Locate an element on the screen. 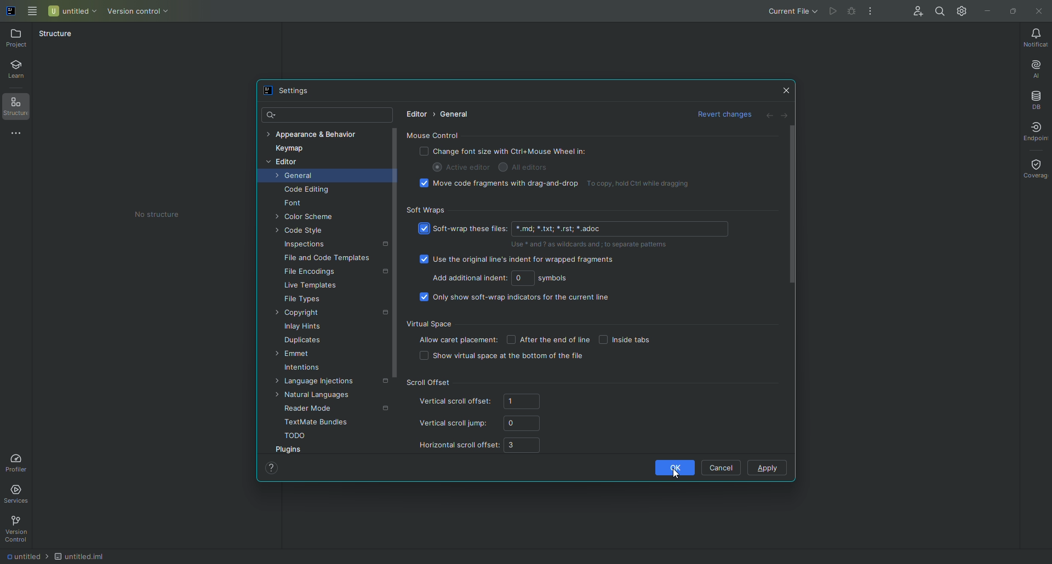 The height and width of the screenshot is (564, 1052). Help is located at coordinates (272, 468).